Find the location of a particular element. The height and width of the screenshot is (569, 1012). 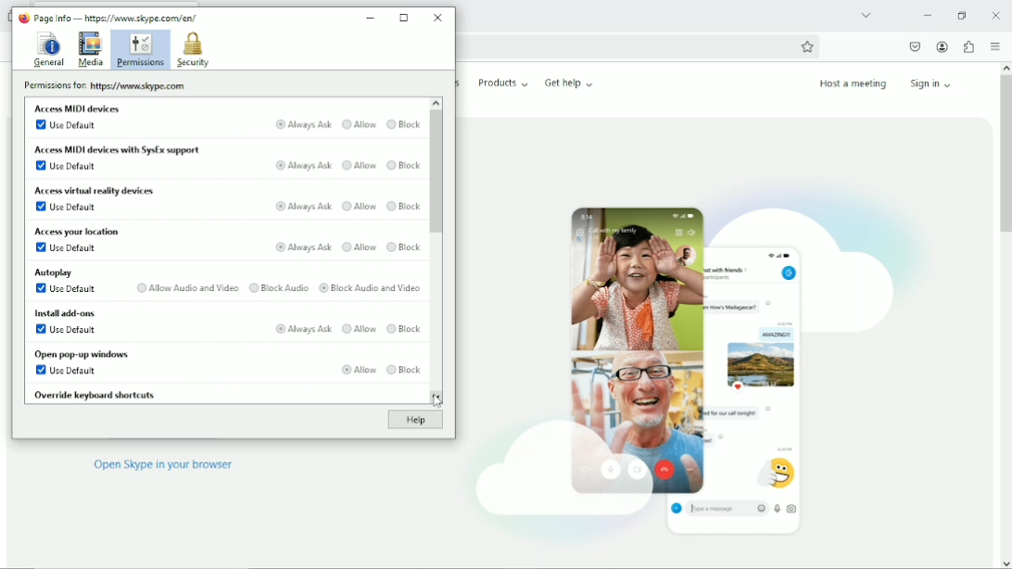

Media is located at coordinates (90, 49).